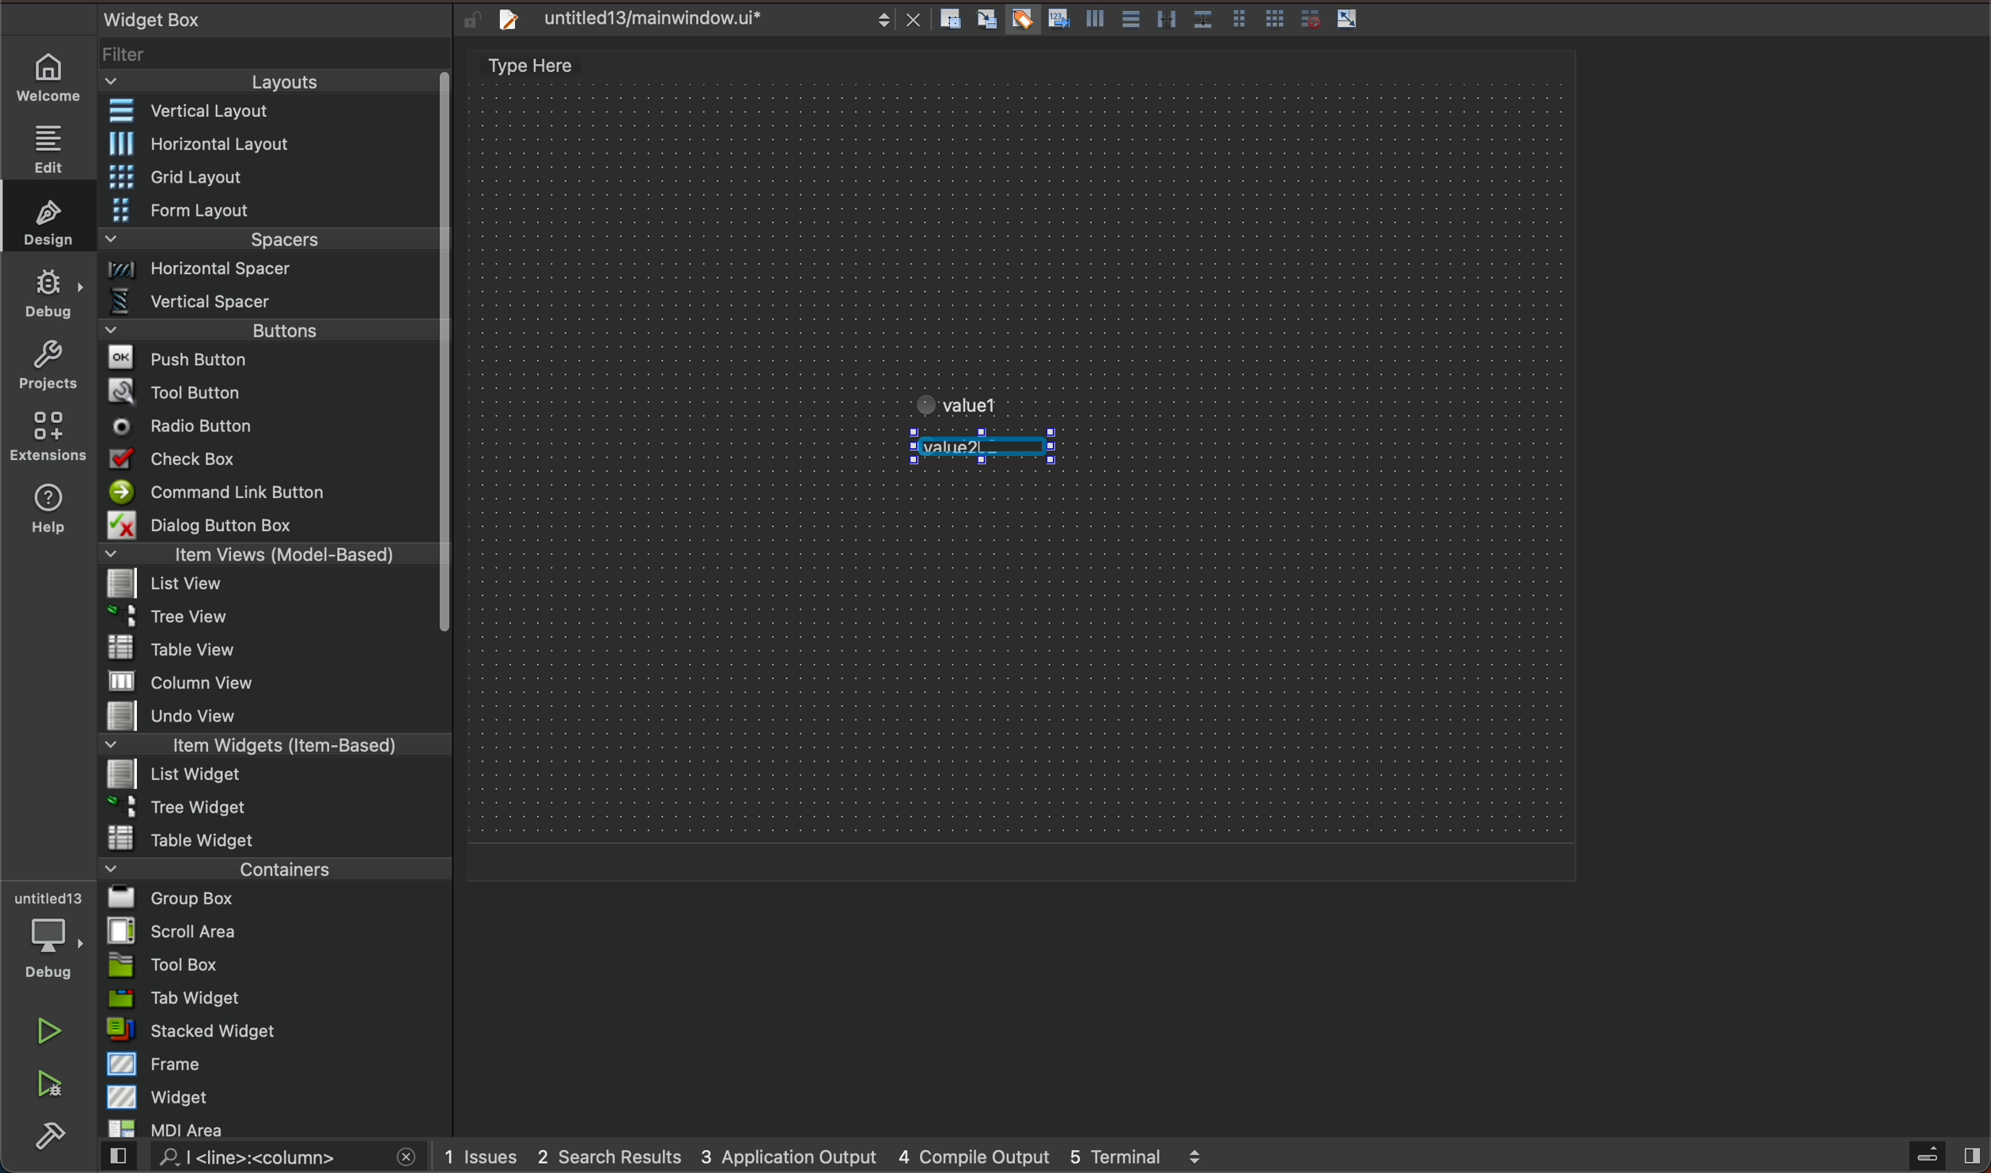  What do you see at coordinates (276, 838) in the screenshot?
I see `table widget` at bounding box center [276, 838].